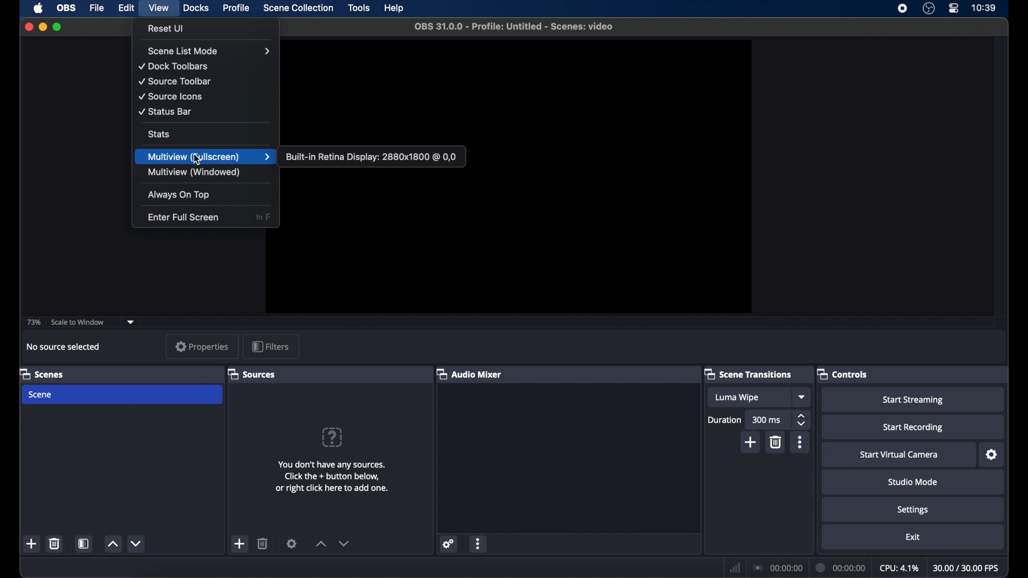  Describe the element at coordinates (479, 543) in the screenshot. I see `more options` at that location.